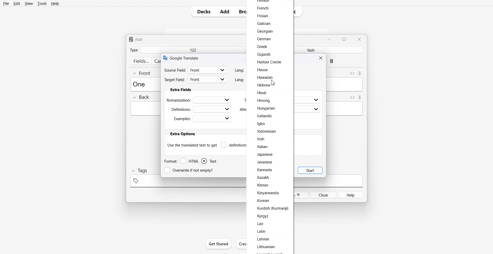 The width and height of the screenshot is (493, 254). What do you see at coordinates (273, 83) in the screenshot?
I see `Cursor` at bounding box center [273, 83].